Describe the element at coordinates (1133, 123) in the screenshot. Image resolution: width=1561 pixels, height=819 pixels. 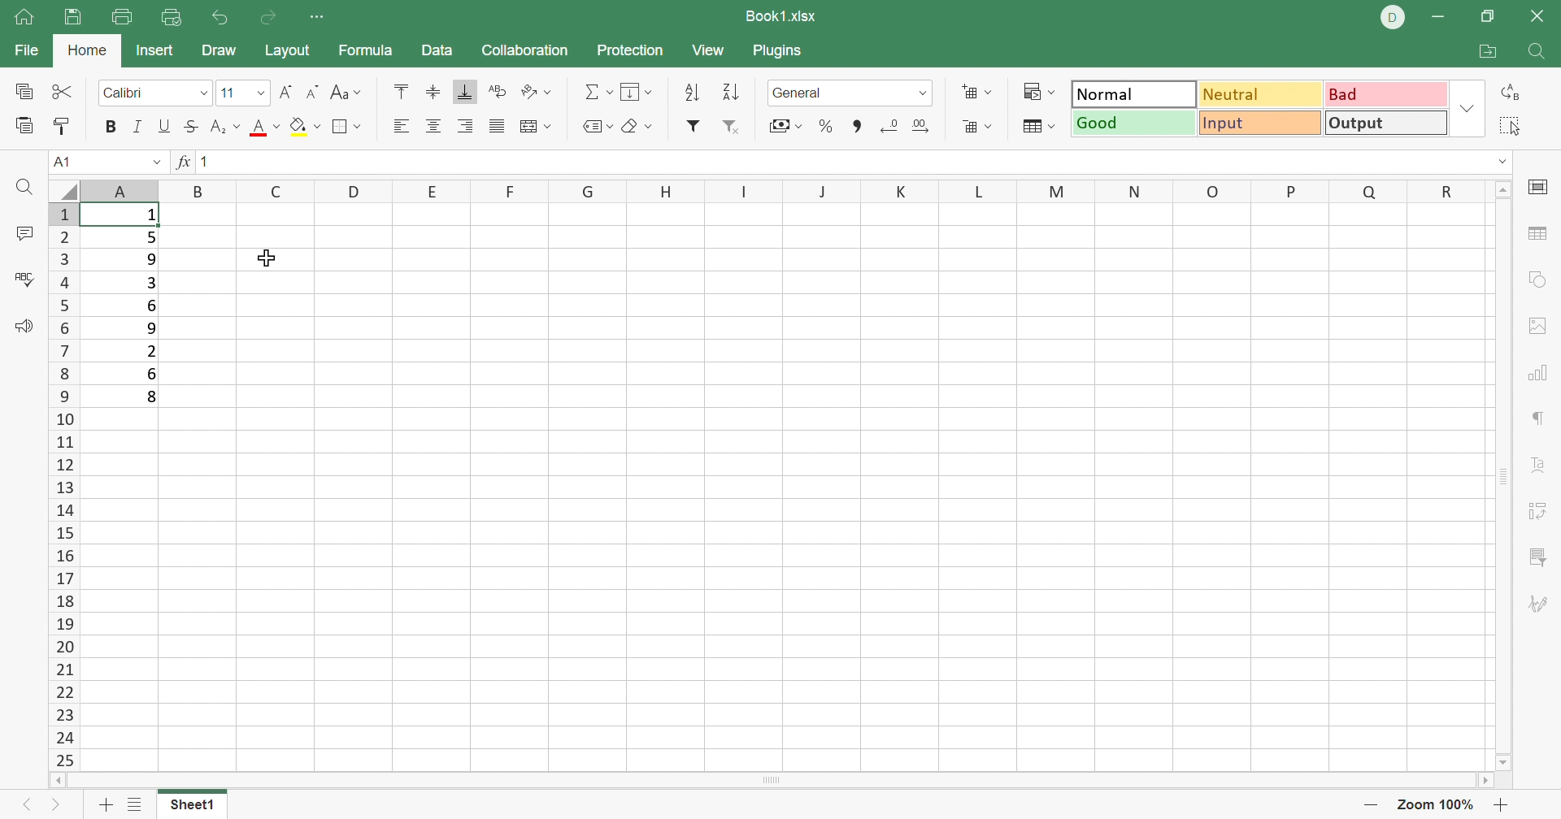
I see `Good` at that location.